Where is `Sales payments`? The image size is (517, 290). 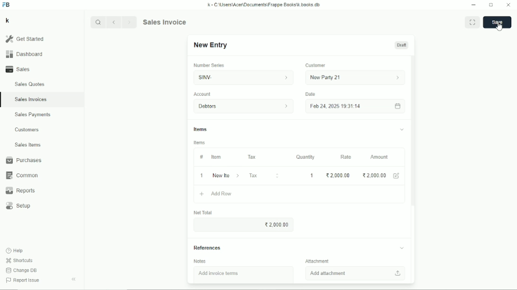 Sales payments is located at coordinates (34, 115).